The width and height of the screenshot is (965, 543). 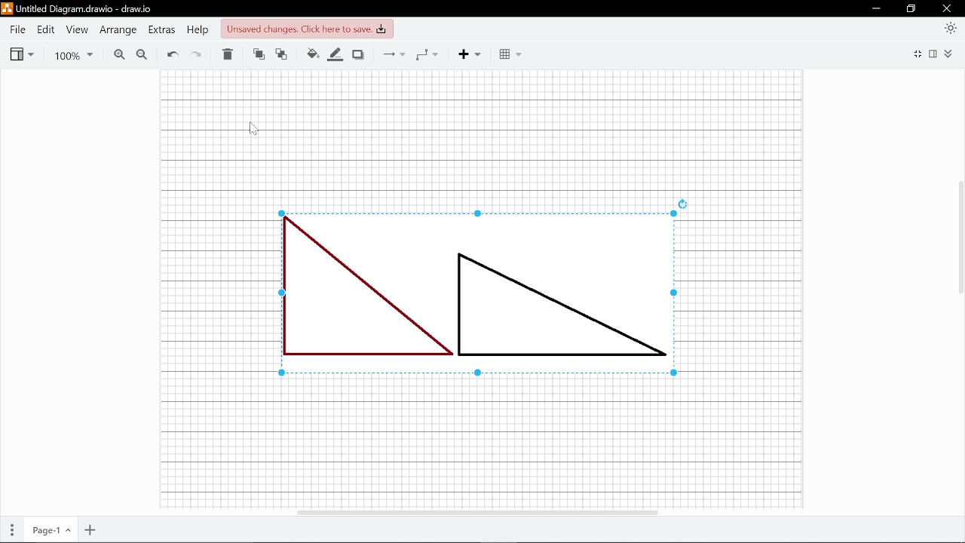 I want to click on Add page, so click(x=90, y=532).